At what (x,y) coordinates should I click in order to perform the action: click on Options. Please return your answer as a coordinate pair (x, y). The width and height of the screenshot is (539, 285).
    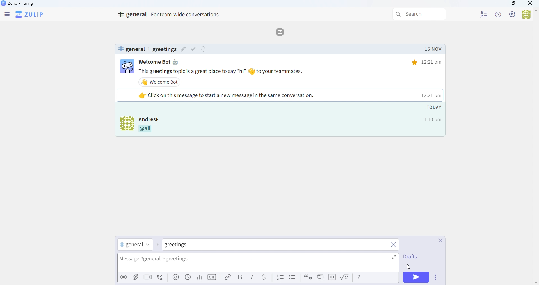
    Looking at the image, I should click on (437, 278).